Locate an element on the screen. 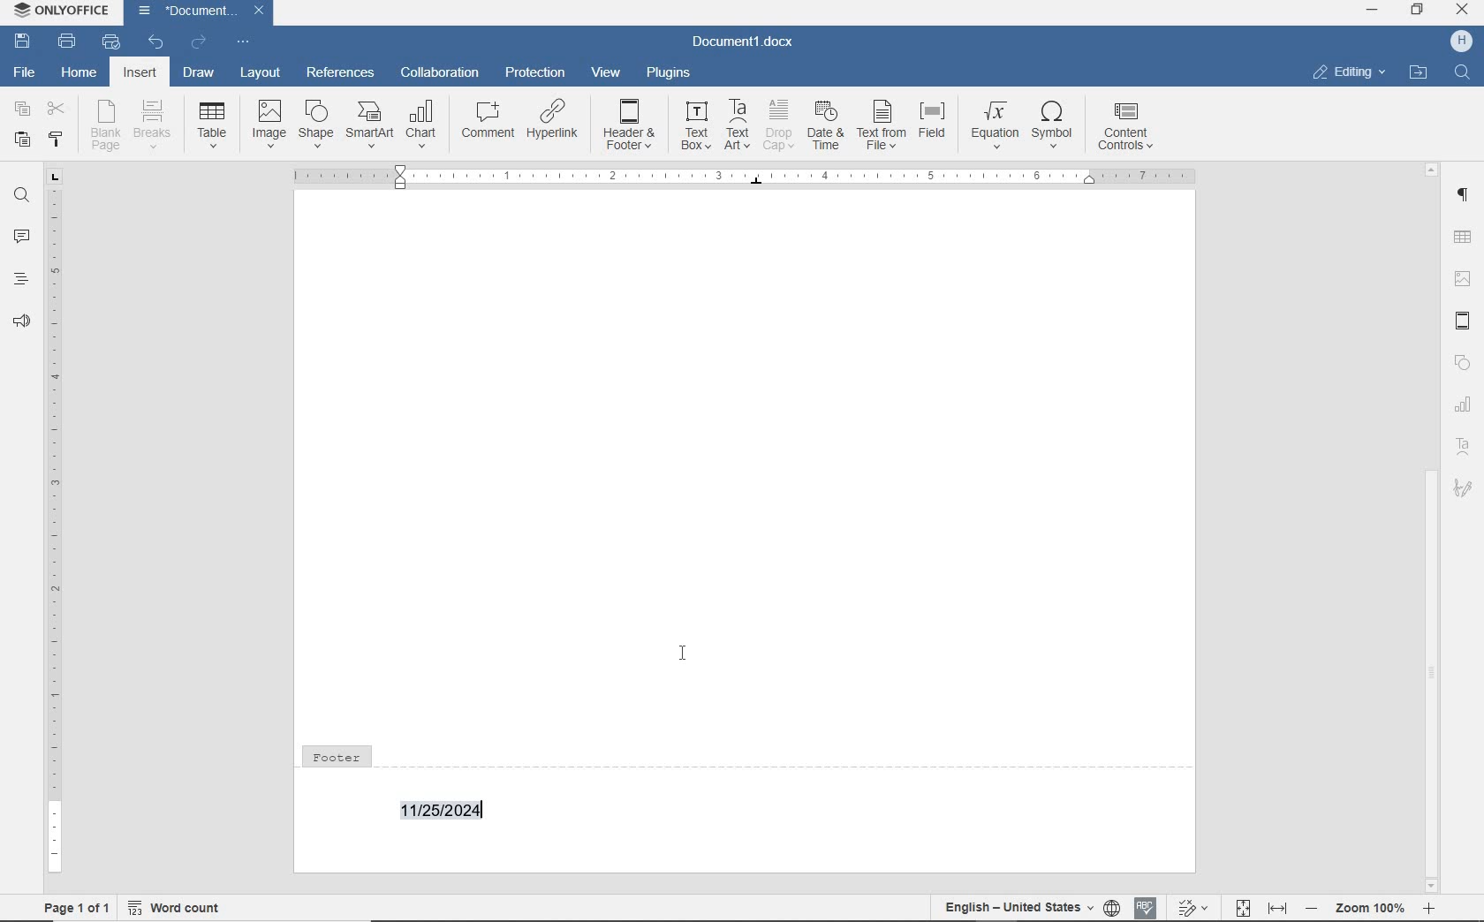  headings is located at coordinates (19, 279).